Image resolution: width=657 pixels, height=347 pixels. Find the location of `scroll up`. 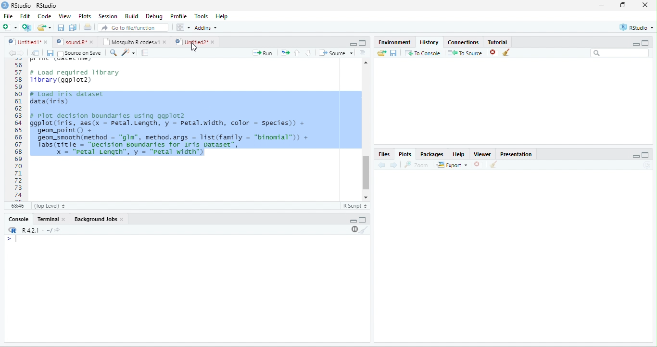

scroll up is located at coordinates (366, 62).